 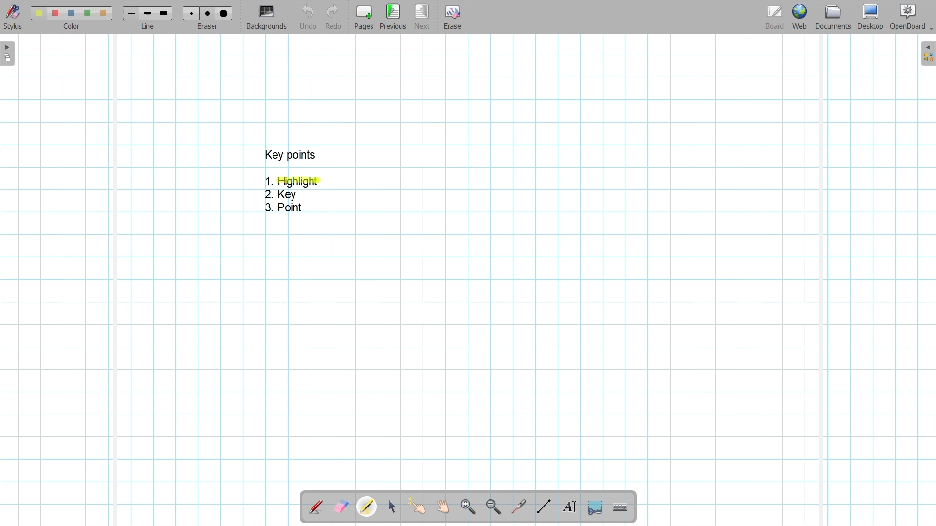 What do you see at coordinates (102, 14) in the screenshot?
I see `color5` at bounding box center [102, 14].